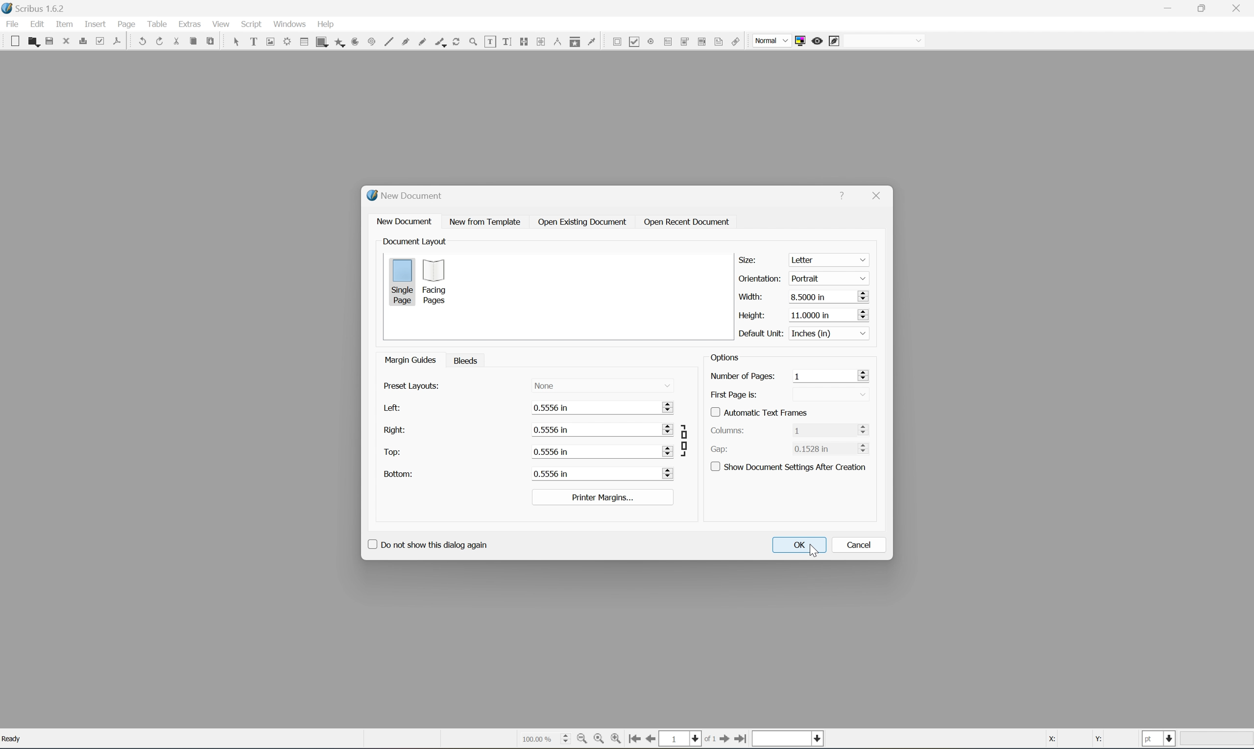 Image resolution: width=1254 pixels, height=749 pixels. I want to click on orientation:, so click(761, 279).